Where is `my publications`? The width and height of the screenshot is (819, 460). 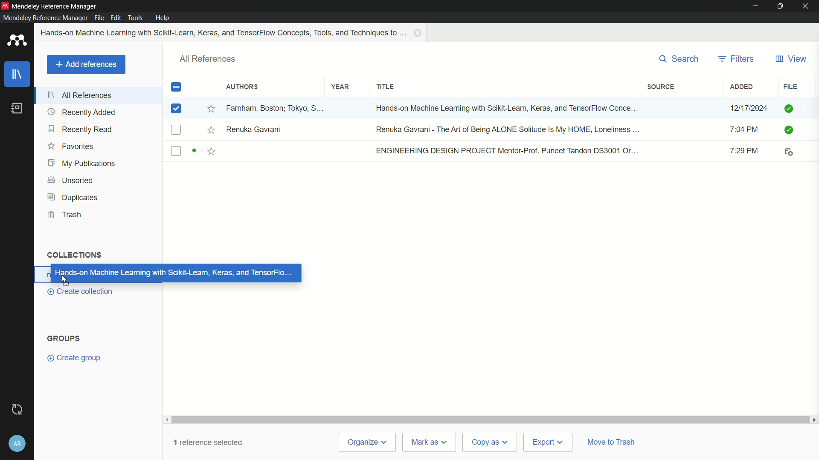 my publications is located at coordinates (80, 164).